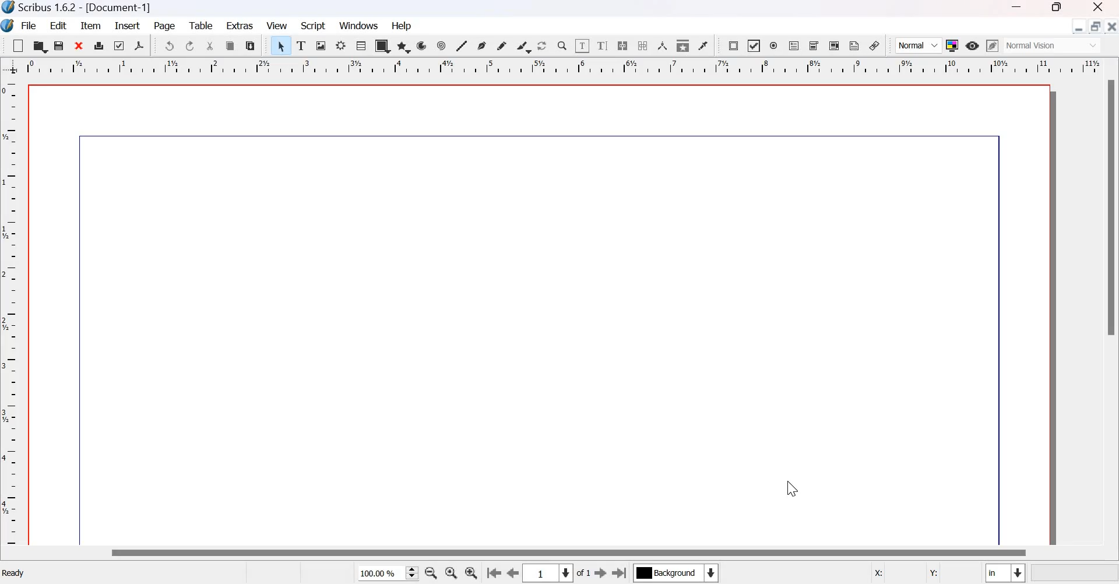 The image size is (1119, 584). What do you see at coordinates (126, 25) in the screenshot?
I see `insert` at bounding box center [126, 25].